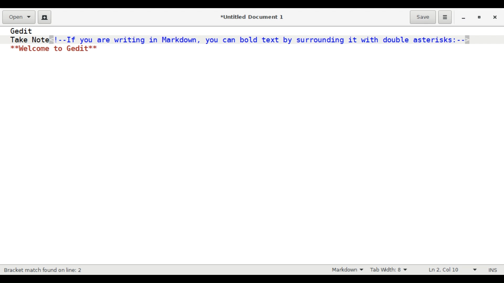 This screenshot has width=504, height=283. I want to click on commented line "If you are writing in Markdown, you can bold text by surrounding it with double asterisks:", so click(261, 39).